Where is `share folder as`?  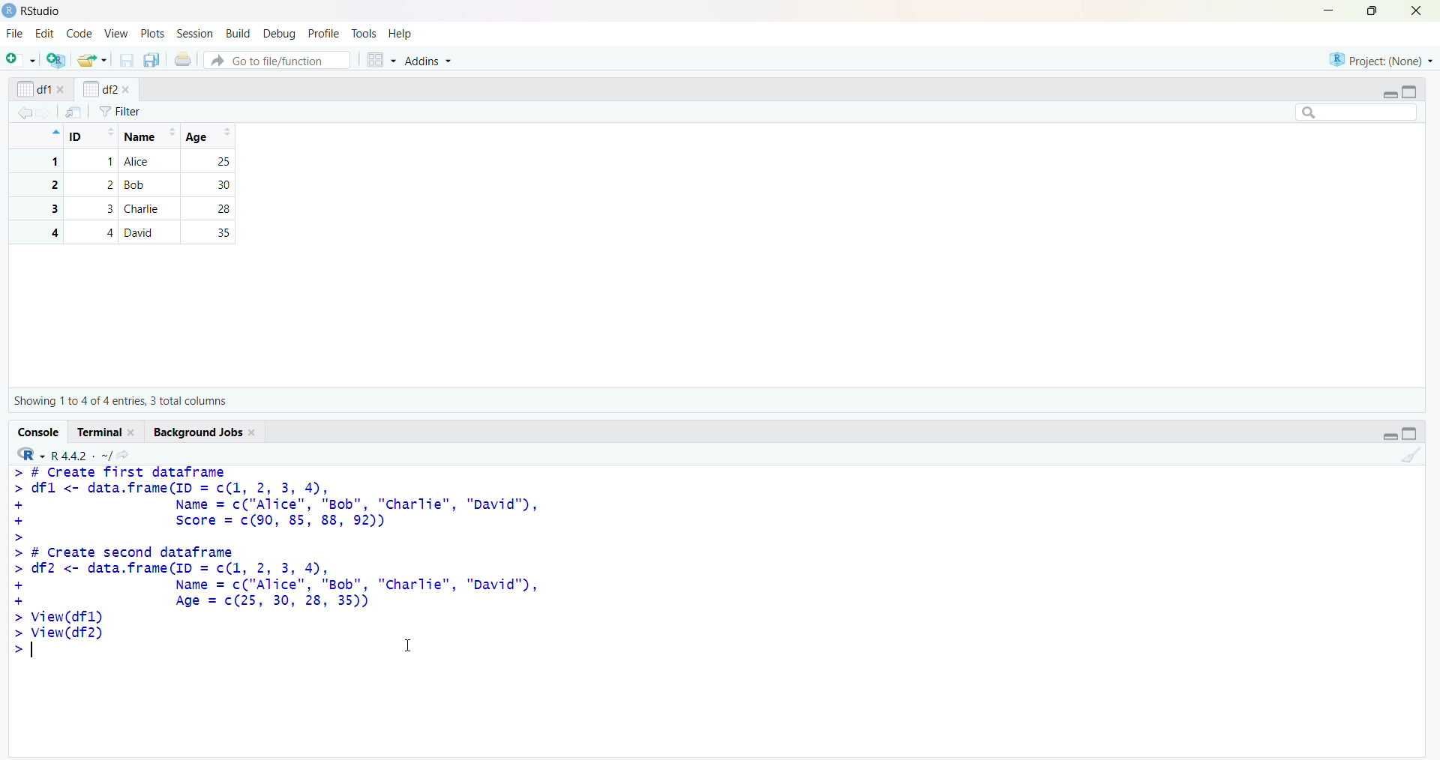
share folder as is located at coordinates (93, 60).